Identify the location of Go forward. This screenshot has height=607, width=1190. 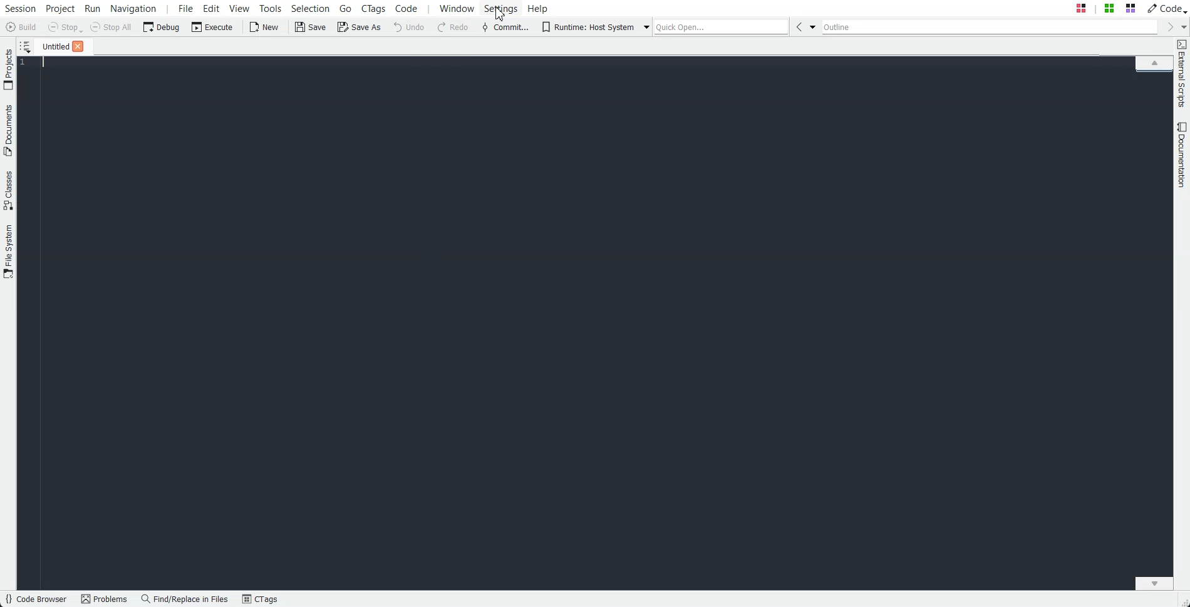
(1168, 27).